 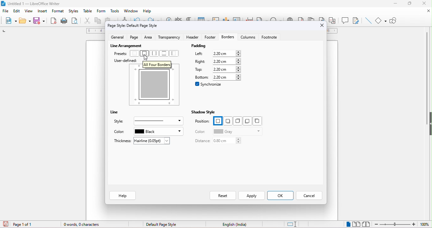 I want to click on 2.20 cm, so click(x=226, y=54).